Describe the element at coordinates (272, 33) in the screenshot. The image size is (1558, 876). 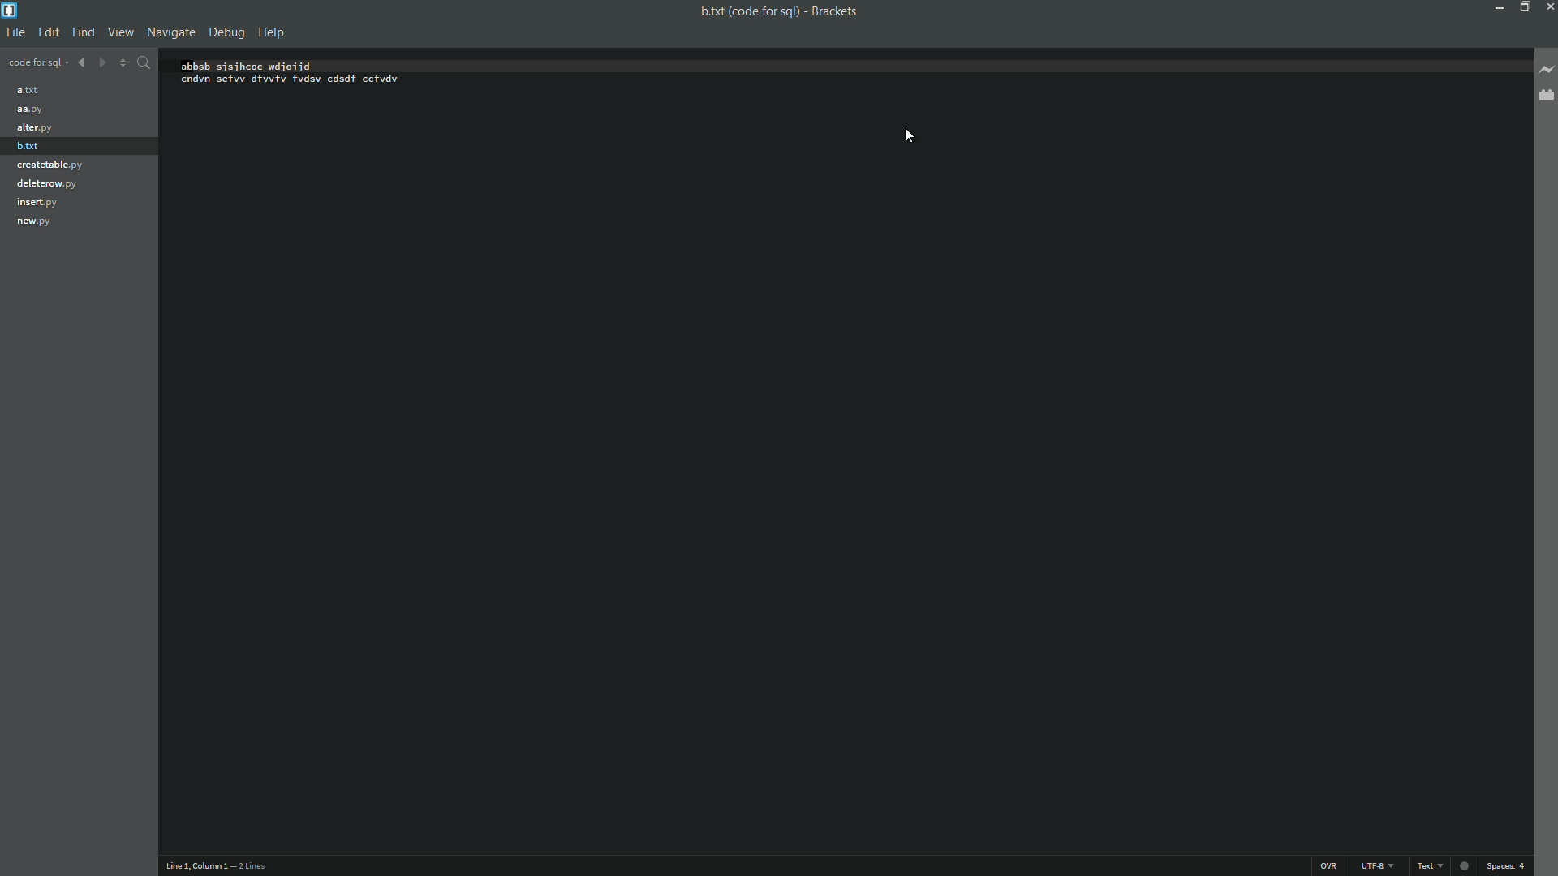
I see `help` at that location.